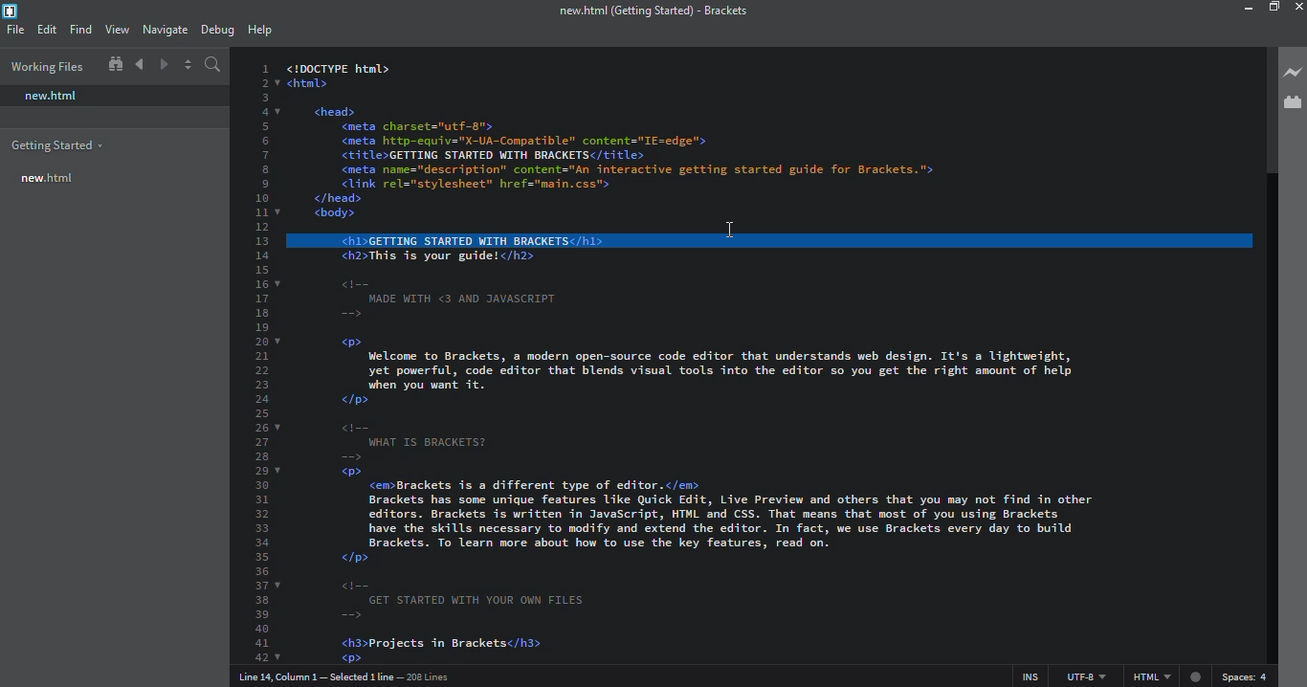 The image size is (1307, 687). Describe the element at coordinates (187, 64) in the screenshot. I see `split editor` at that location.